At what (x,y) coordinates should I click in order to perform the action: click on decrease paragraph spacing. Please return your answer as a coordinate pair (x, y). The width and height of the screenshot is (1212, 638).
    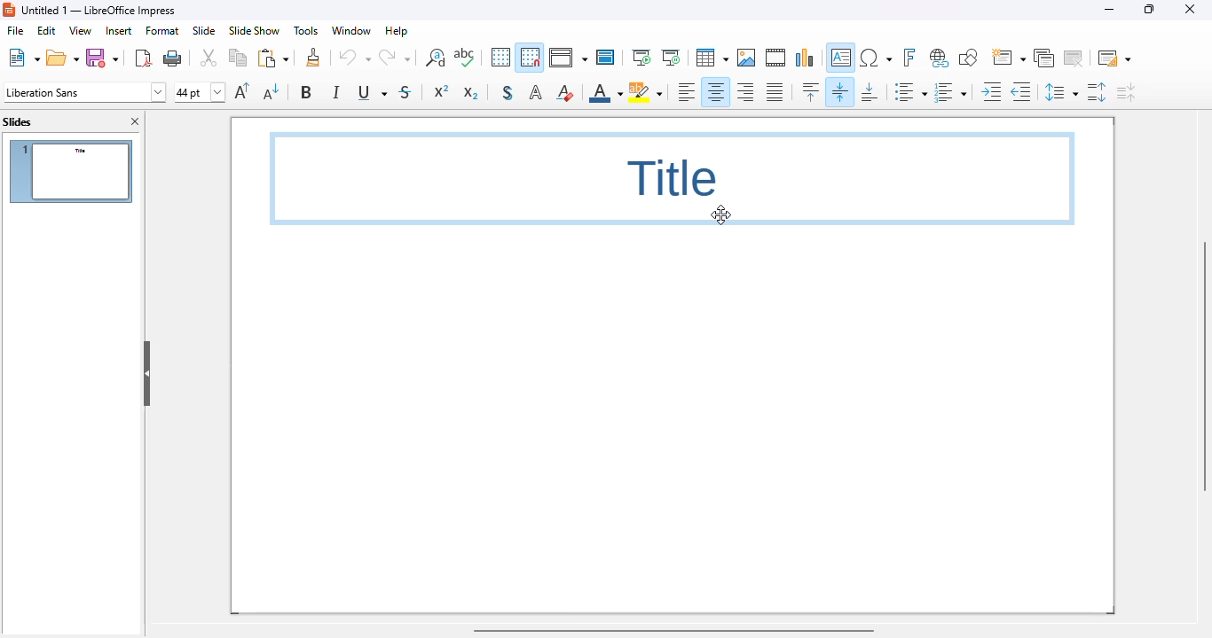
    Looking at the image, I should click on (1127, 92).